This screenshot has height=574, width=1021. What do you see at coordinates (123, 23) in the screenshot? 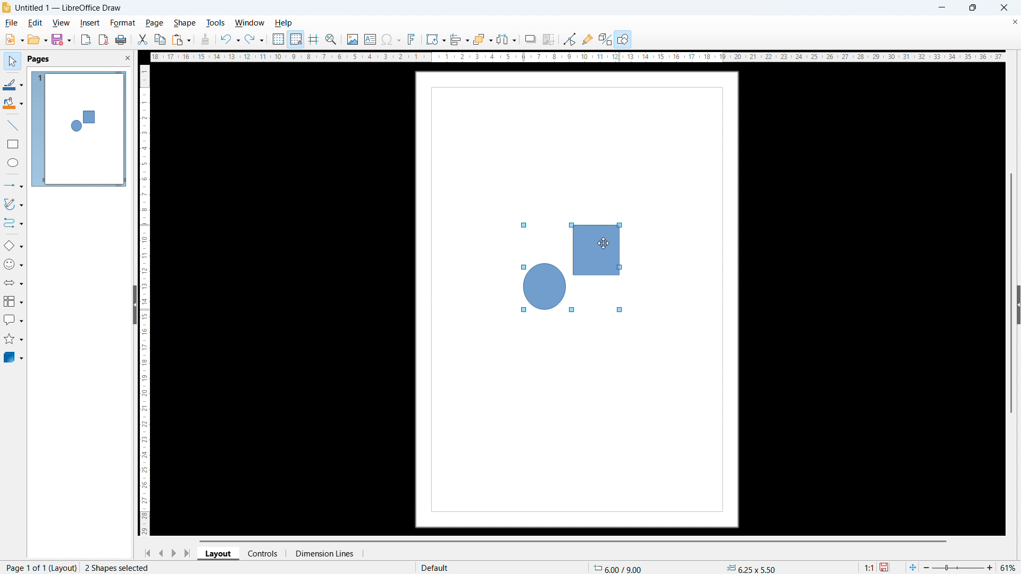
I see `format` at bounding box center [123, 23].